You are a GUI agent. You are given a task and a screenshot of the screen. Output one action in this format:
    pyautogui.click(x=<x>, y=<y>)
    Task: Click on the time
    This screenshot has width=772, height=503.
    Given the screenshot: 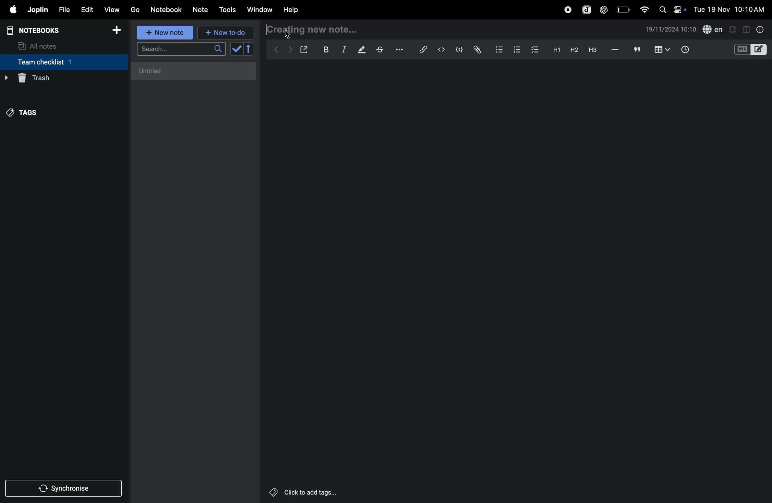 What is the action you would take?
    pyautogui.click(x=686, y=49)
    